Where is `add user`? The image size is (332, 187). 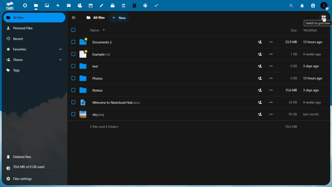
add user is located at coordinates (259, 90).